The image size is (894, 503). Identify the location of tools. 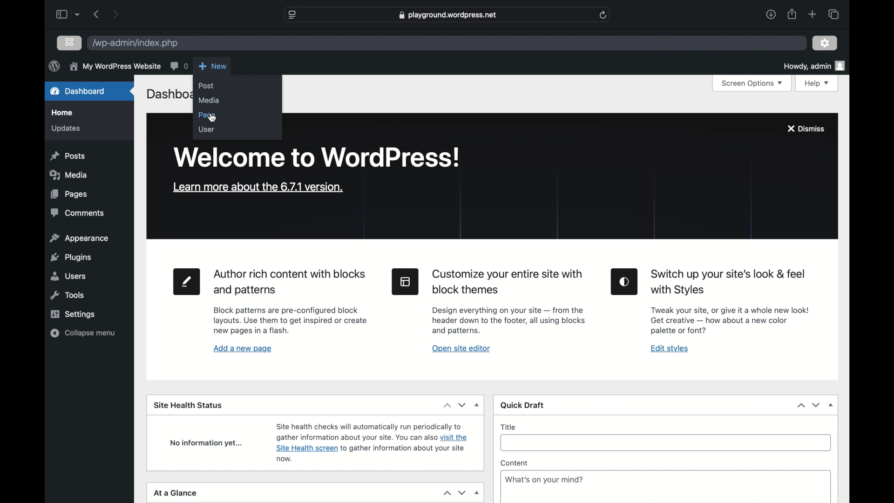
(68, 295).